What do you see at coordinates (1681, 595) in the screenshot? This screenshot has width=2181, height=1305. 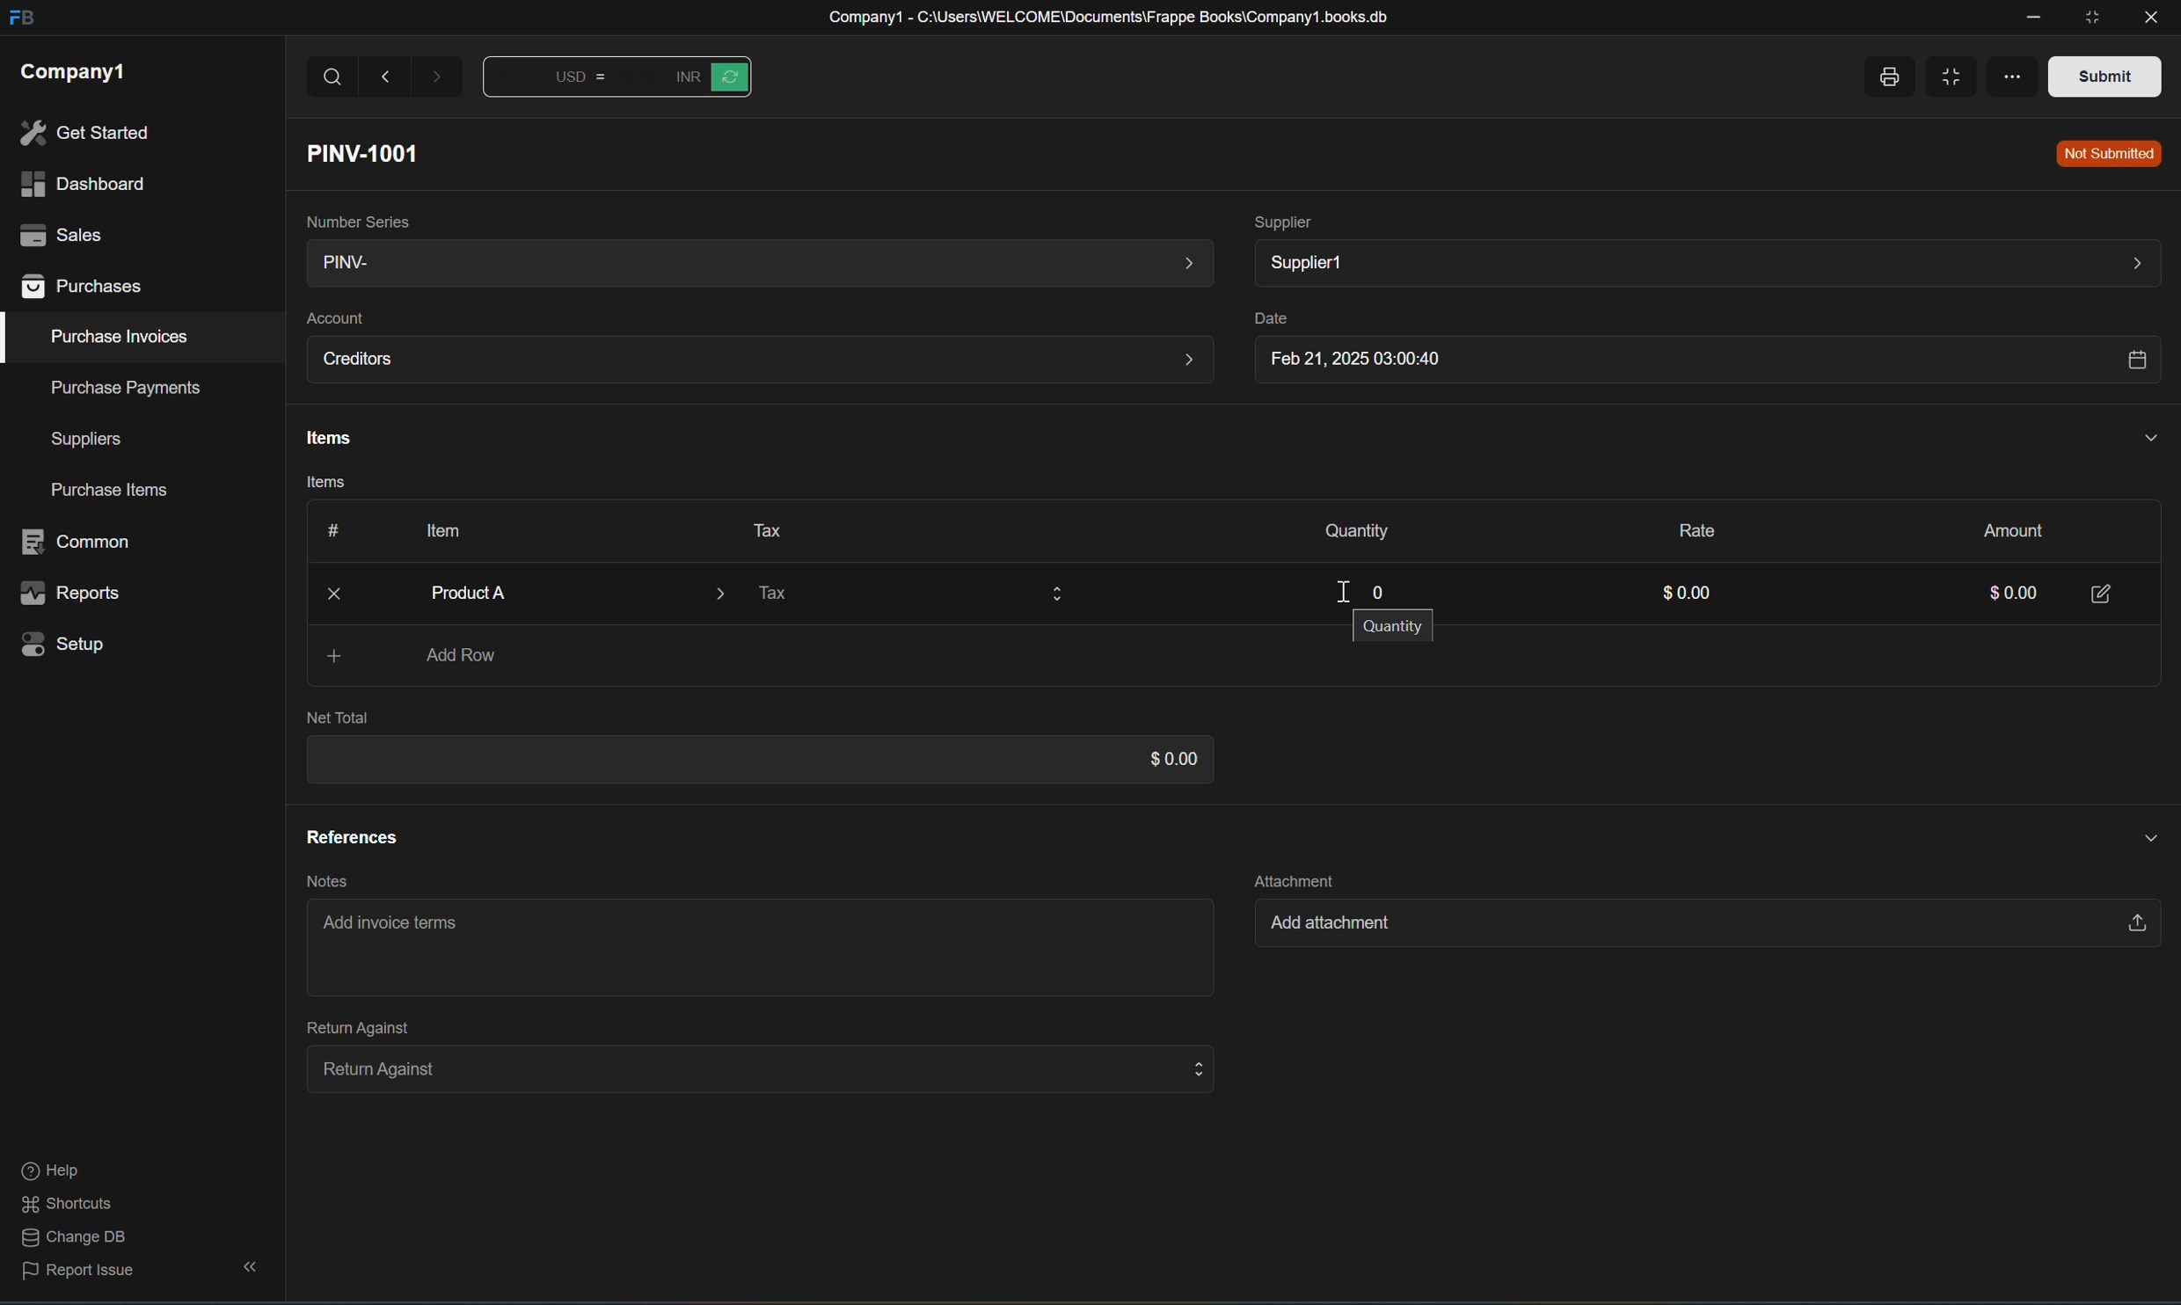 I see `$0.00` at bounding box center [1681, 595].